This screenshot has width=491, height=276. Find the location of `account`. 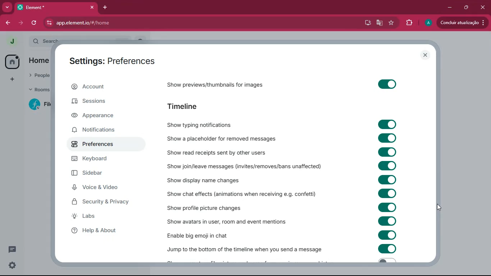

account is located at coordinates (104, 88).